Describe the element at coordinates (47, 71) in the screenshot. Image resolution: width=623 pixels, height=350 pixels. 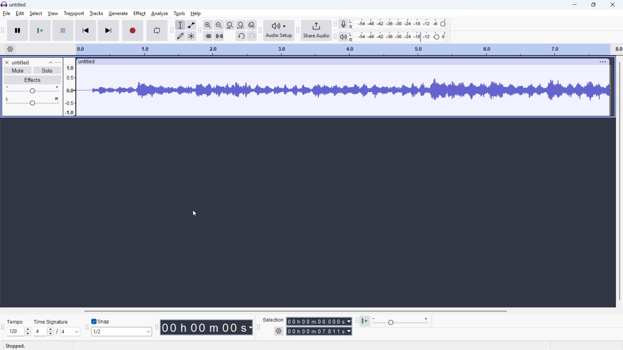
I see `solo` at that location.